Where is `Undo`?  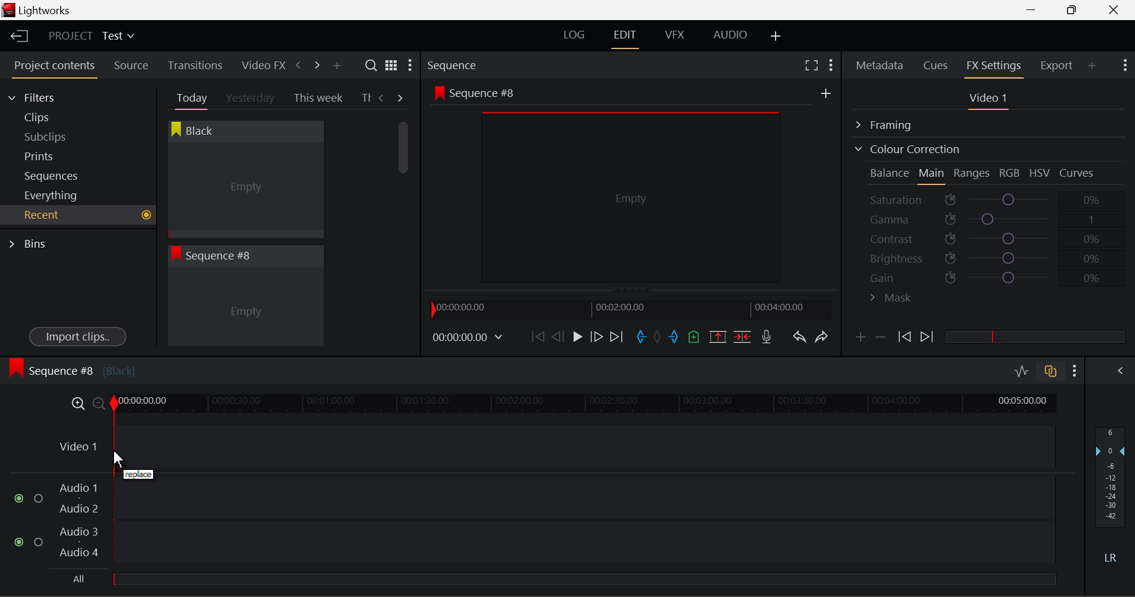 Undo is located at coordinates (799, 339).